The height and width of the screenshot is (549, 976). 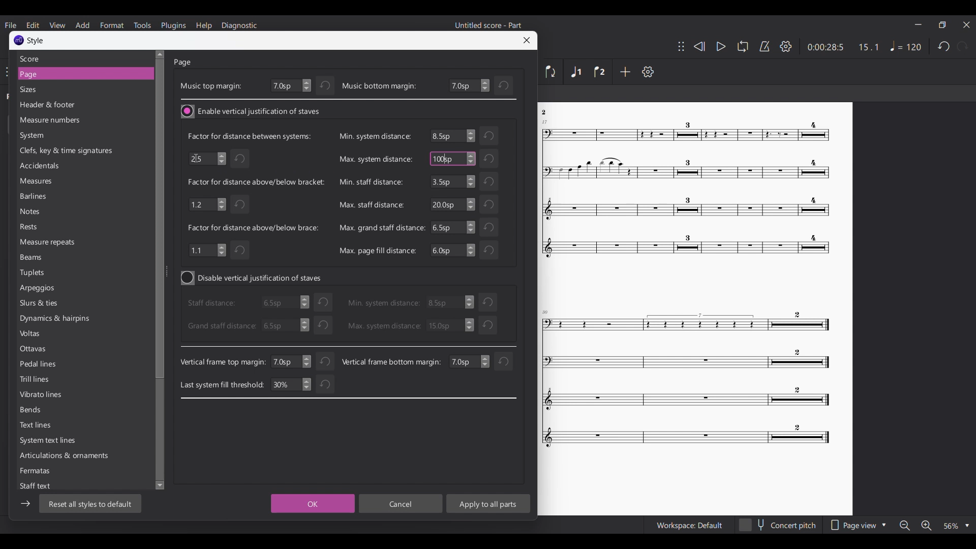 I want to click on Reset to default, so click(x=90, y=503).